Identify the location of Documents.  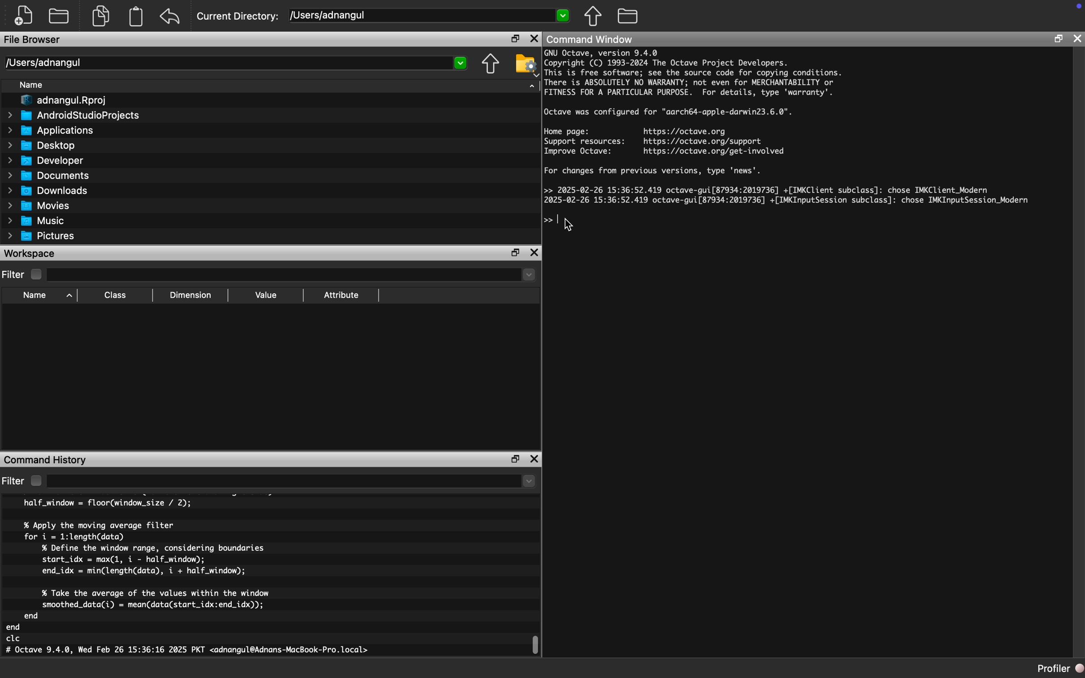
(50, 176).